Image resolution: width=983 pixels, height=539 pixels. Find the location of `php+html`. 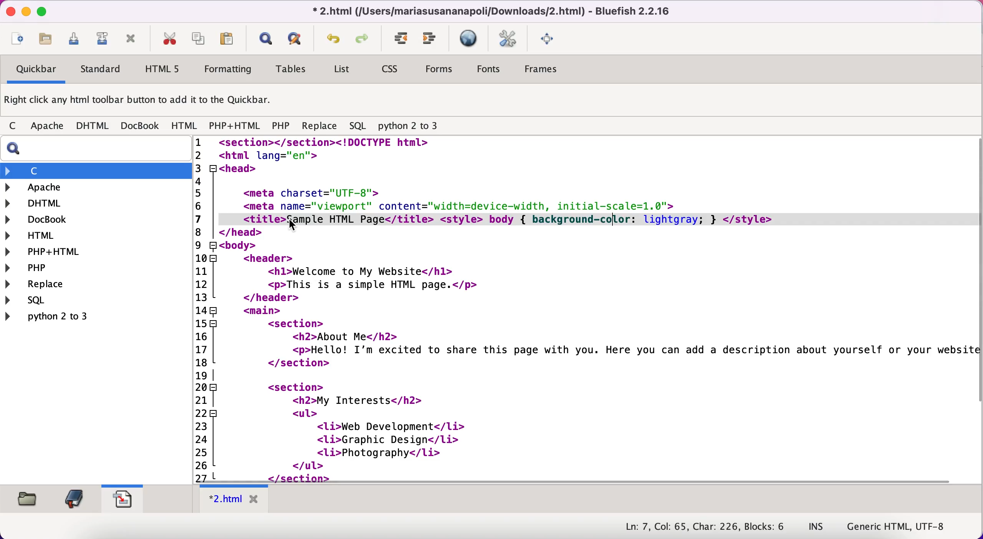

php+html is located at coordinates (48, 252).